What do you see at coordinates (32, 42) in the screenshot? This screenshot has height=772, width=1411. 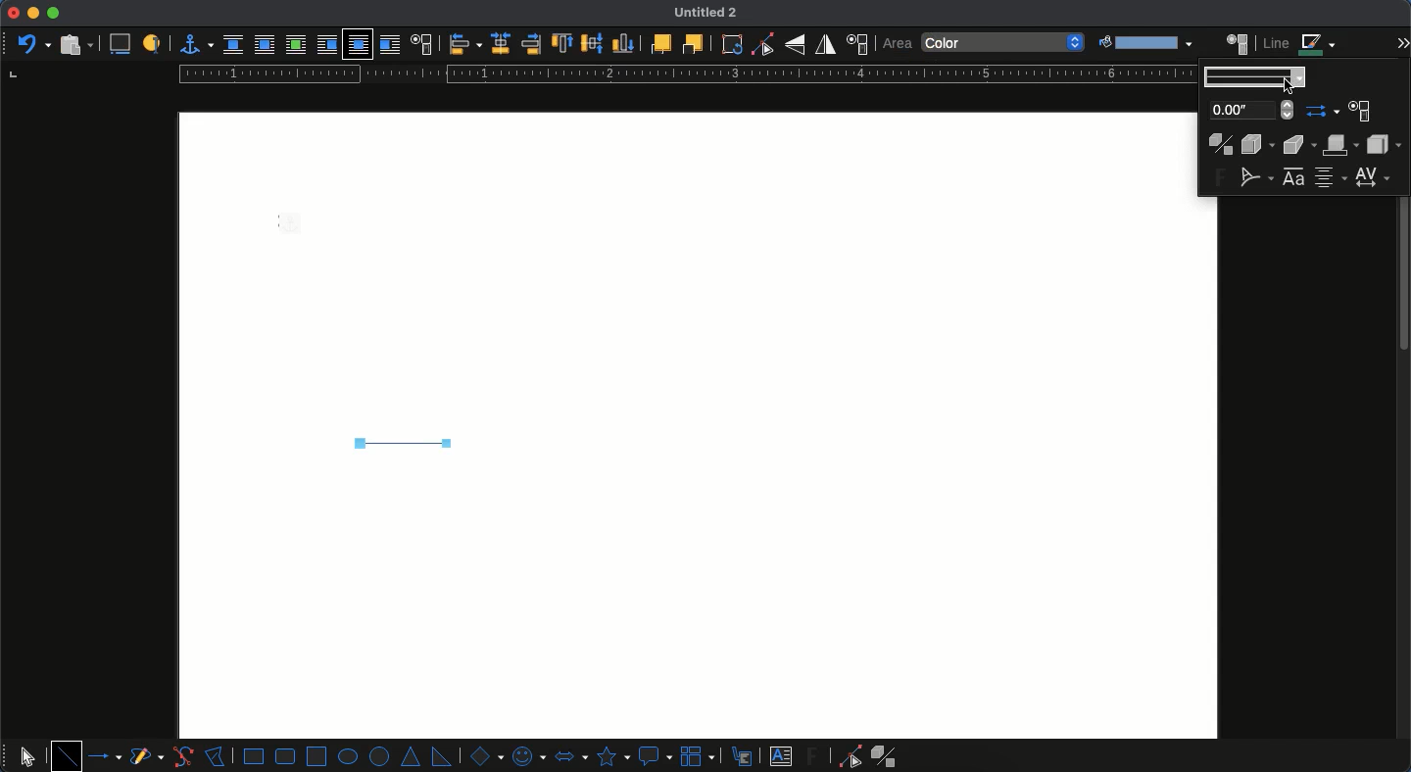 I see `undo` at bounding box center [32, 42].